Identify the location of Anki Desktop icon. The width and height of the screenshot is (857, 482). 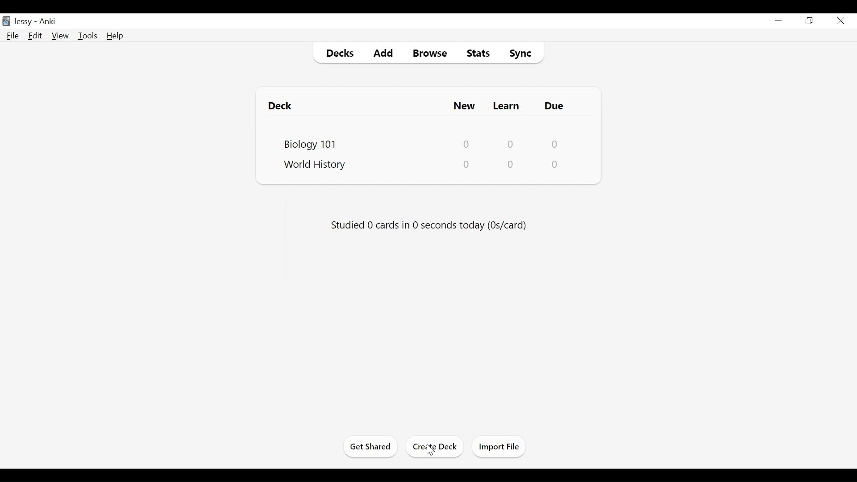
(7, 21).